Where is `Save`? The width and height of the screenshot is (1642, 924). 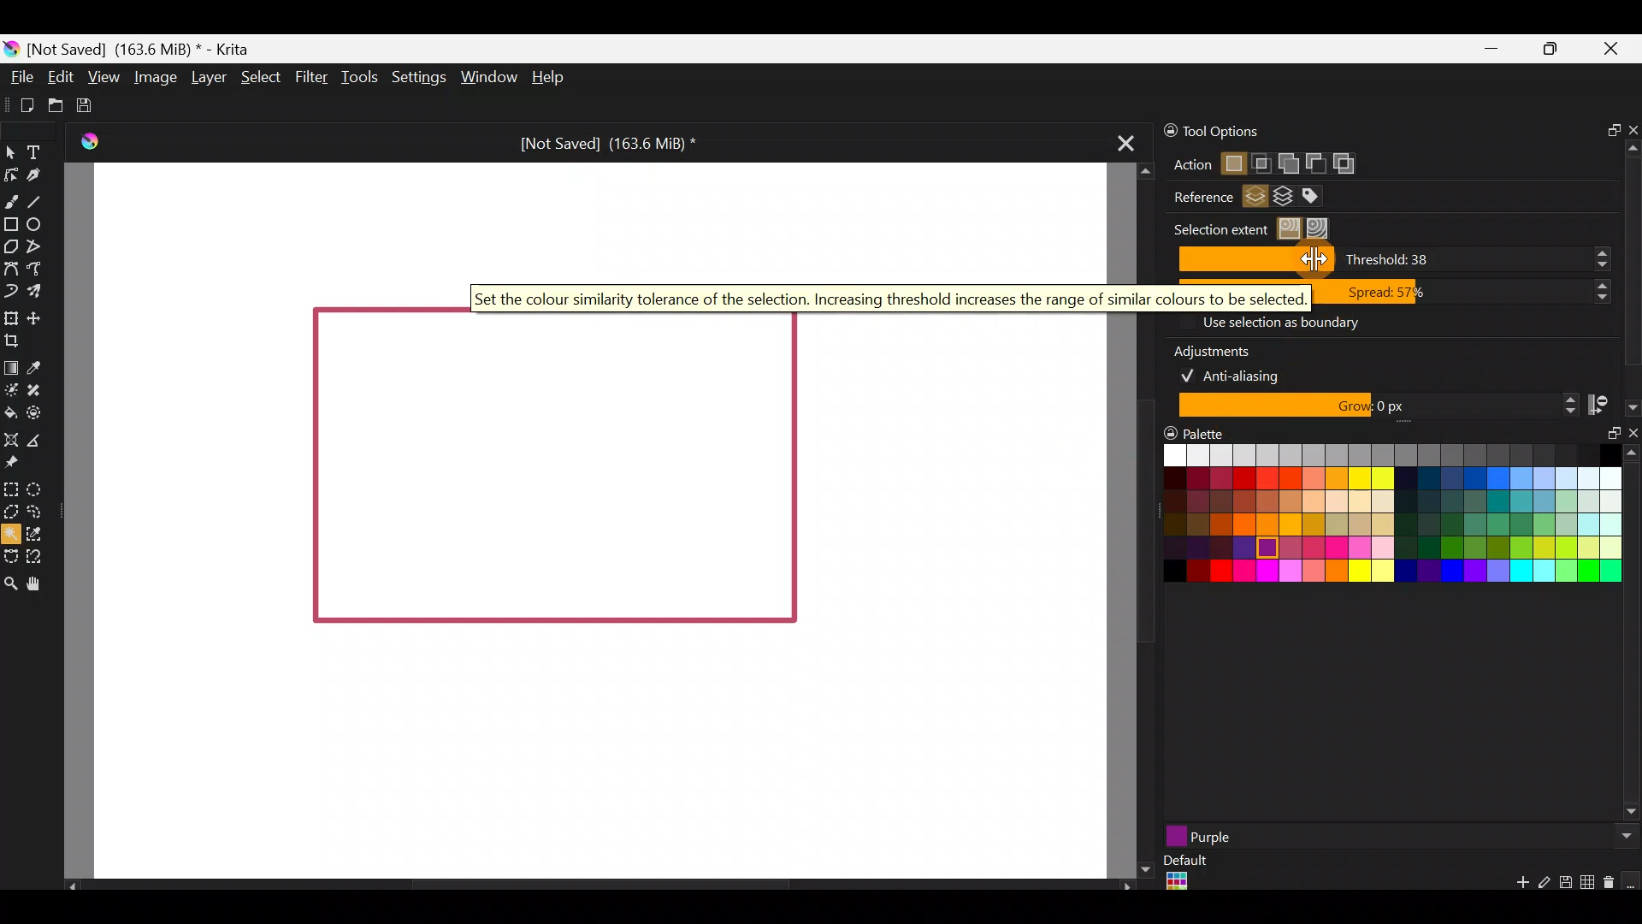
Save is located at coordinates (95, 105).